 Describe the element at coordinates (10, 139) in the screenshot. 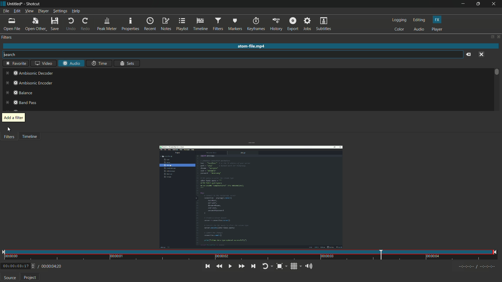

I see `Filters` at that location.